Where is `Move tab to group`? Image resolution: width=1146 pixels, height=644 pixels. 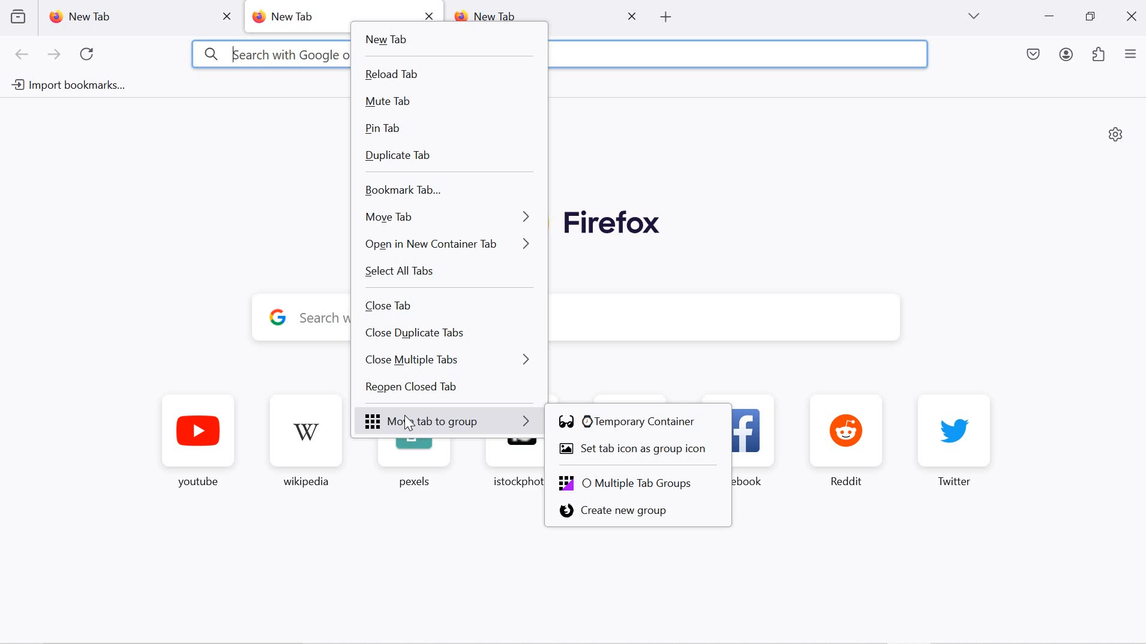
Move tab to group is located at coordinates (451, 420).